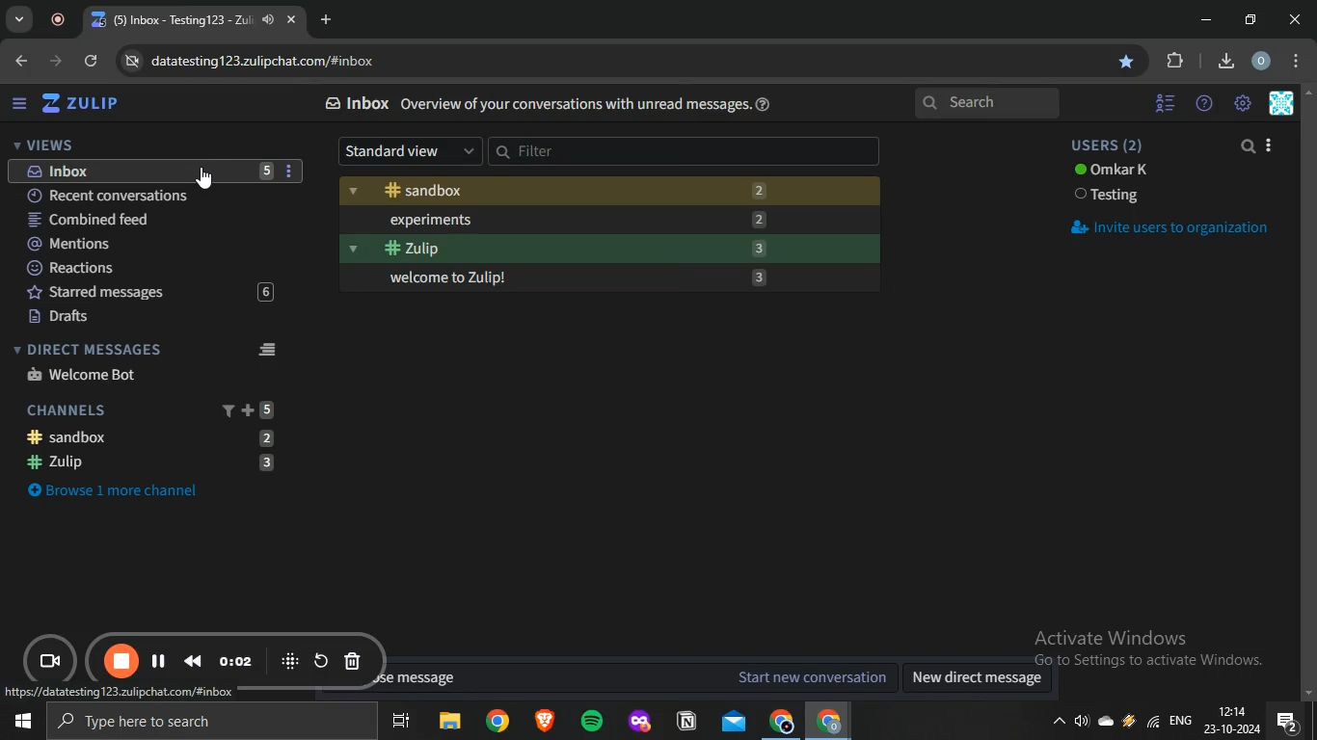 The image size is (1317, 740). Describe the element at coordinates (19, 104) in the screenshot. I see `sidebar` at that location.